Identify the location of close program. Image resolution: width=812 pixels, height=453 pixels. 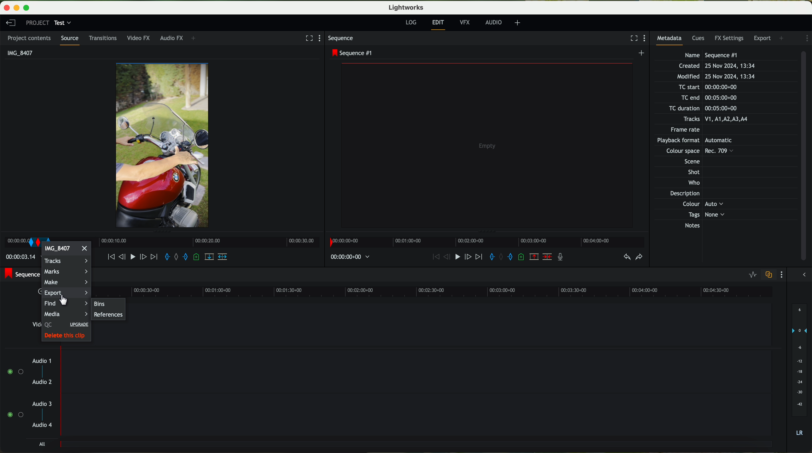
(6, 8).